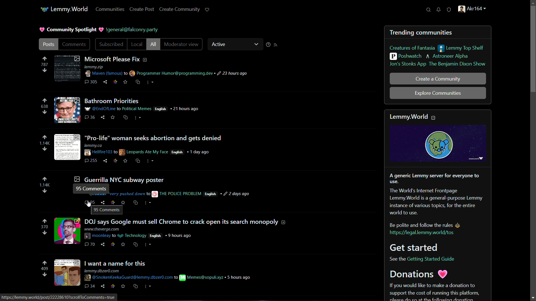  I want to click on English, so click(178, 152).